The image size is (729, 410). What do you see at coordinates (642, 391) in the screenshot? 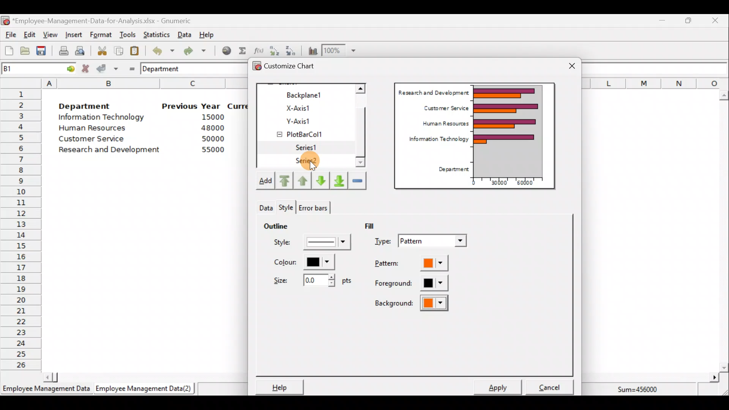
I see `Sum=456000` at bounding box center [642, 391].